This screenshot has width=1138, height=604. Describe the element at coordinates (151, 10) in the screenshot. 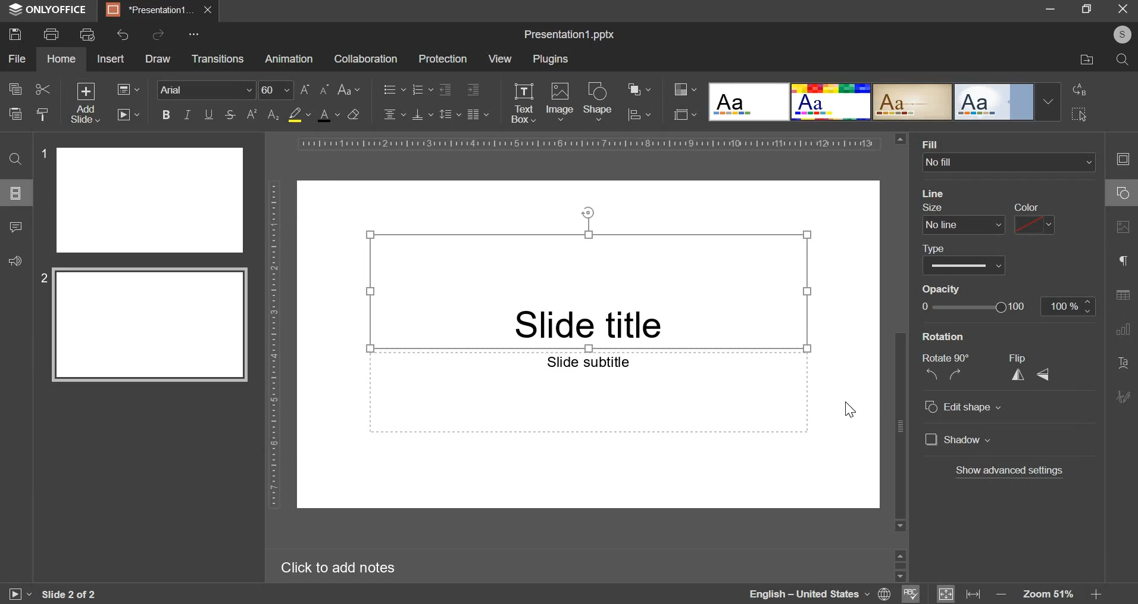

I see `tab 1` at that location.